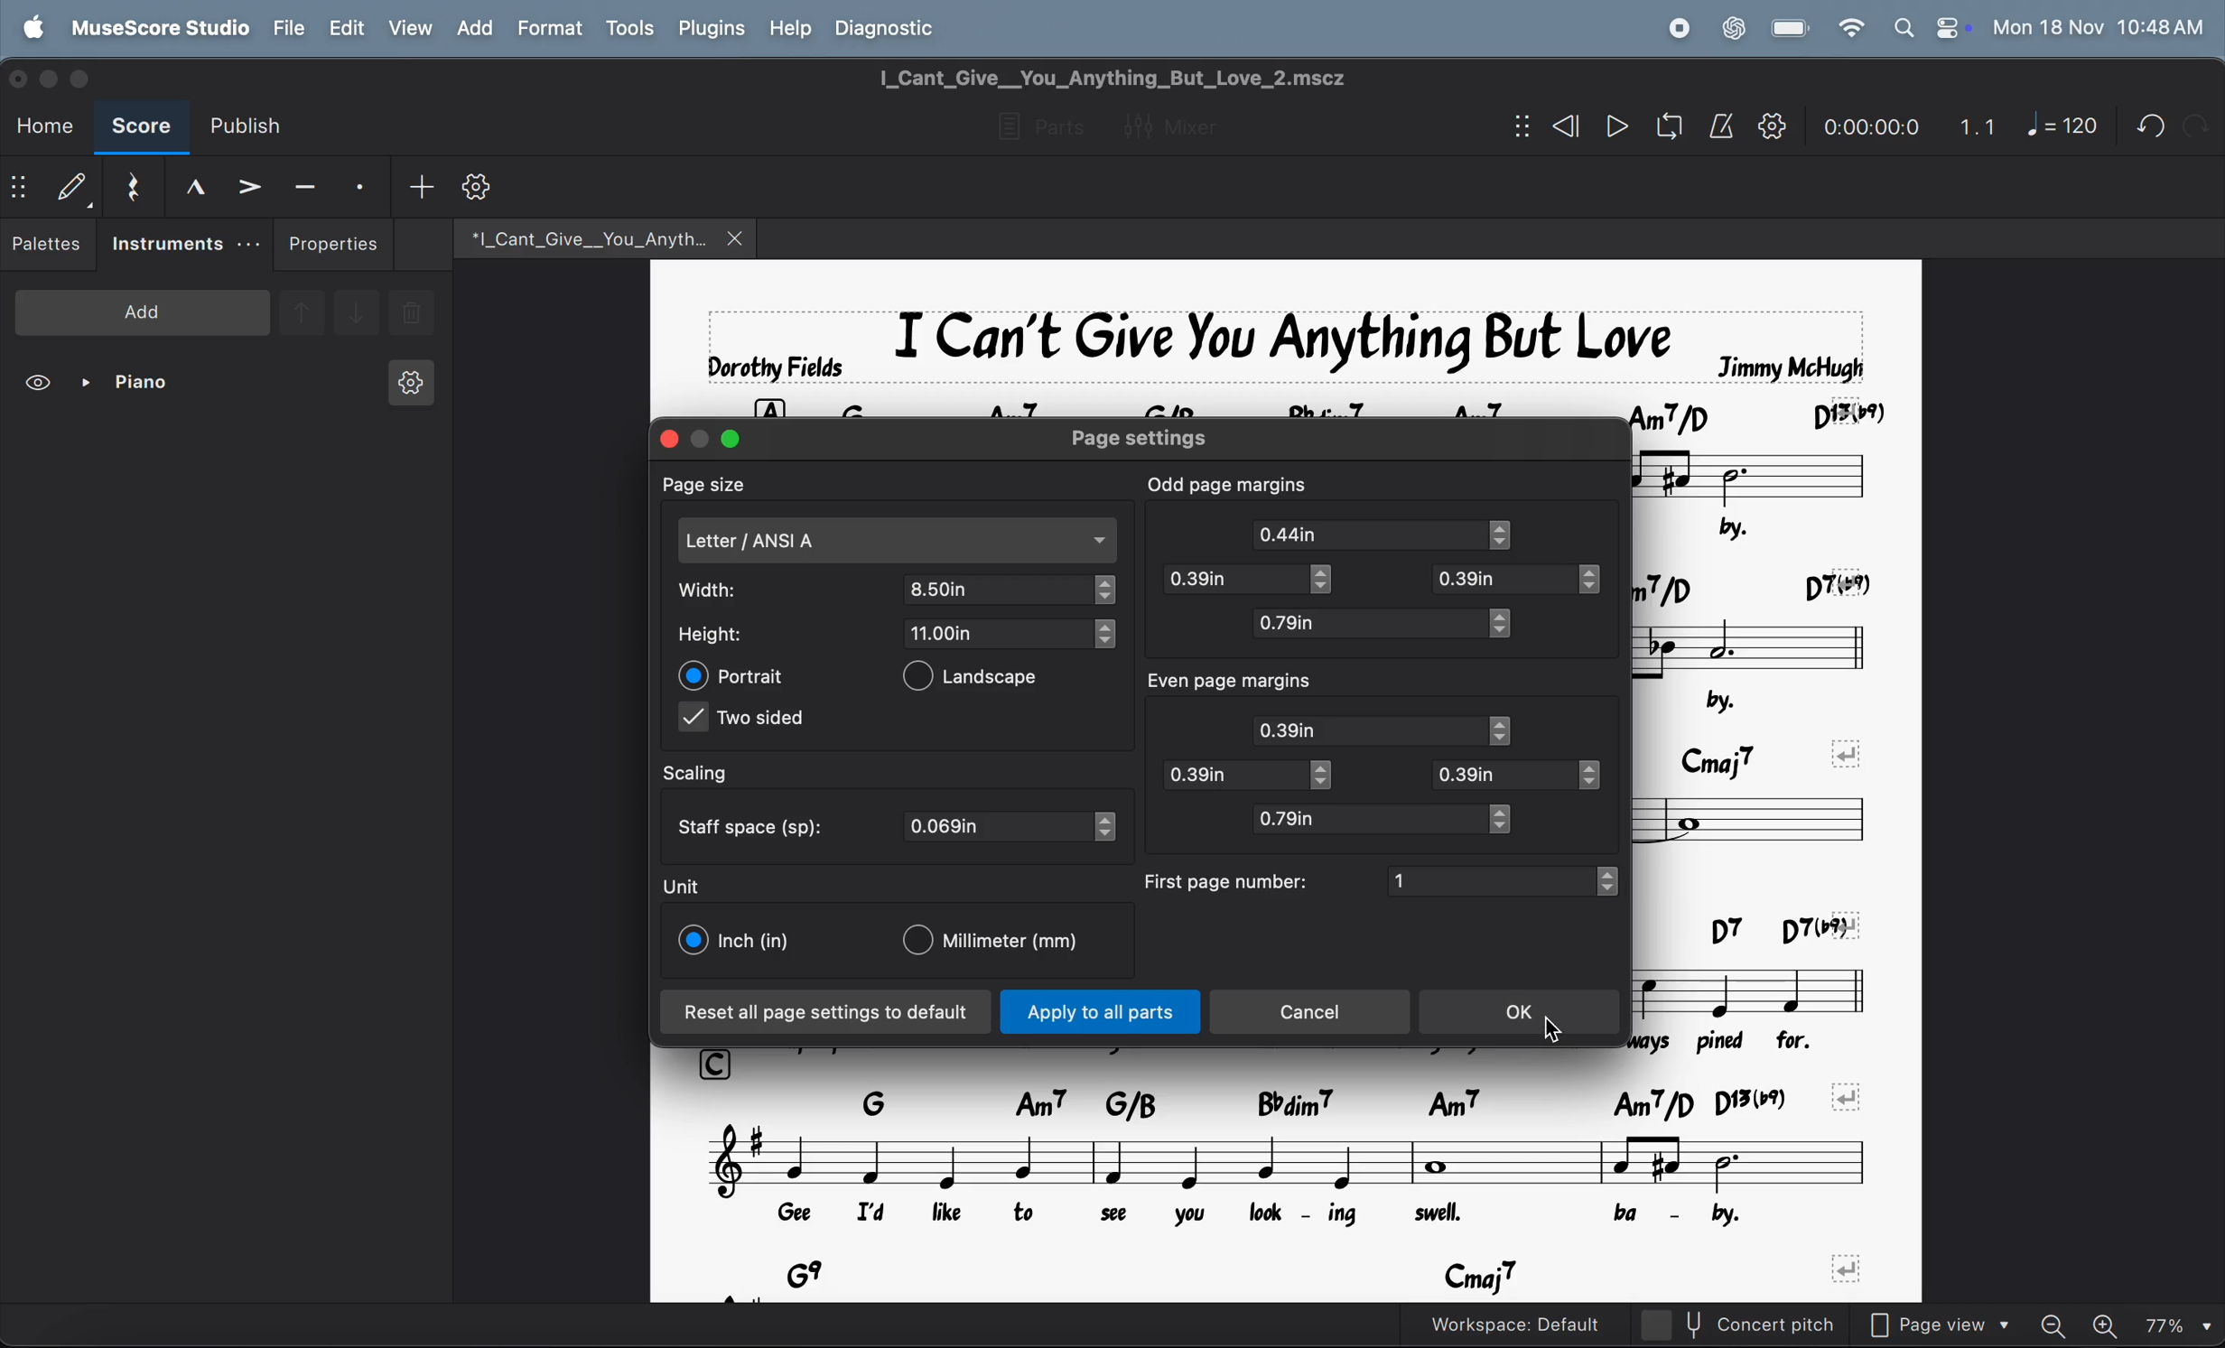 This screenshot has height=1348, width=2225. I want to click on 1.1, so click(1978, 122).